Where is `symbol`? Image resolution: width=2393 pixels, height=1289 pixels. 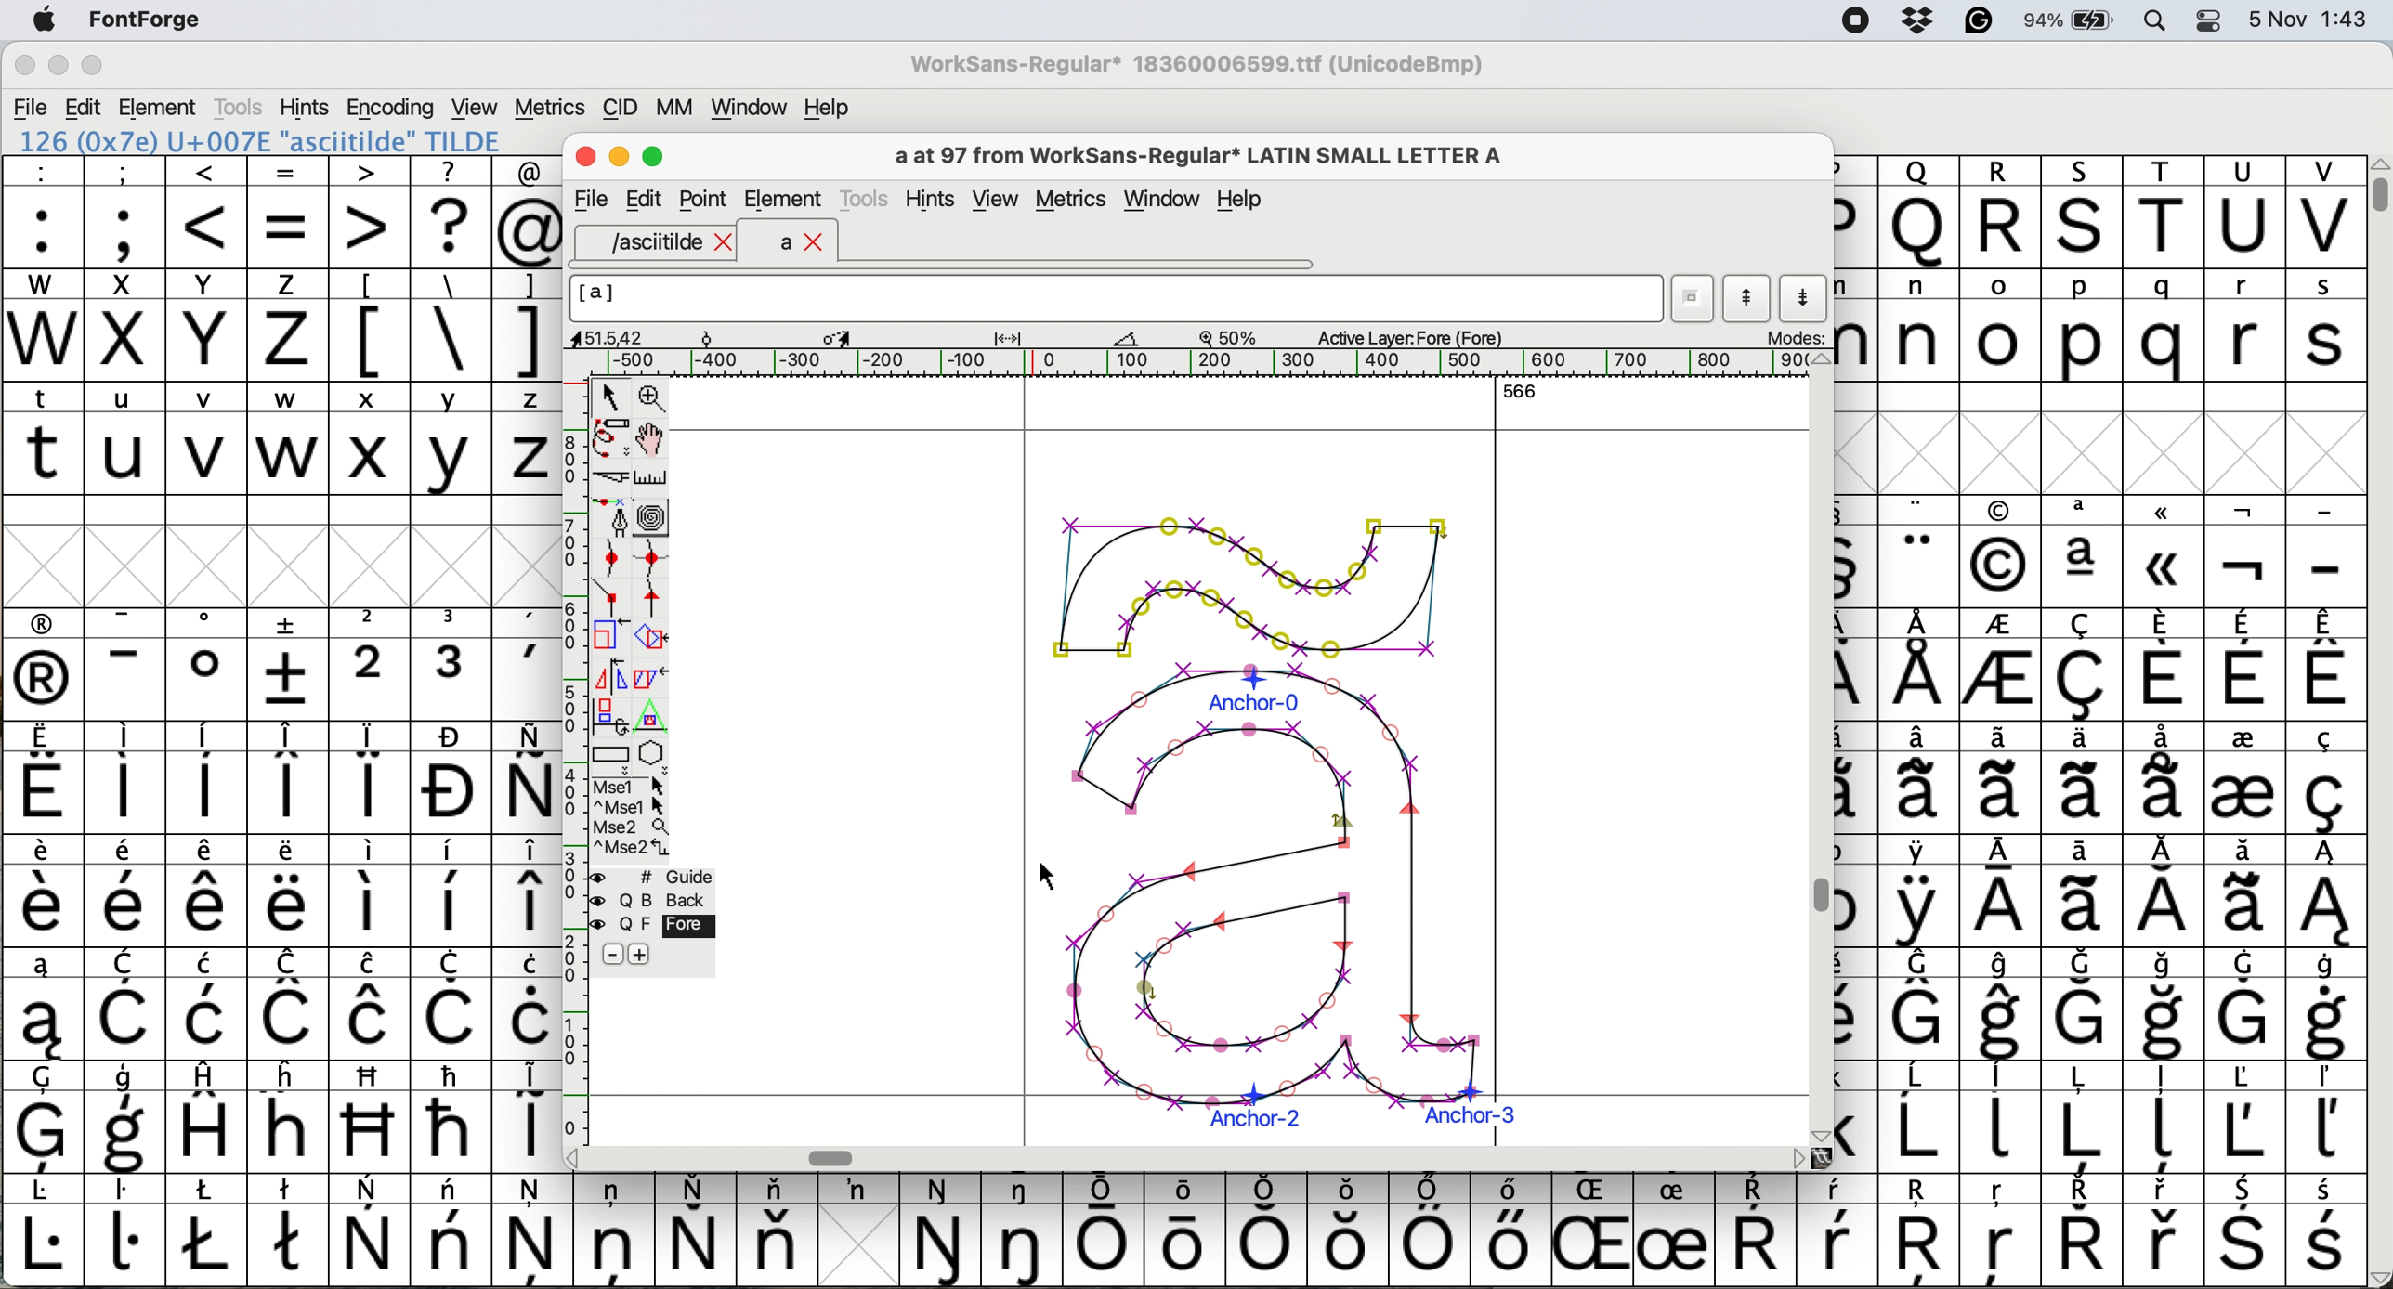 symbol is located at coordinates (1755, 1231).